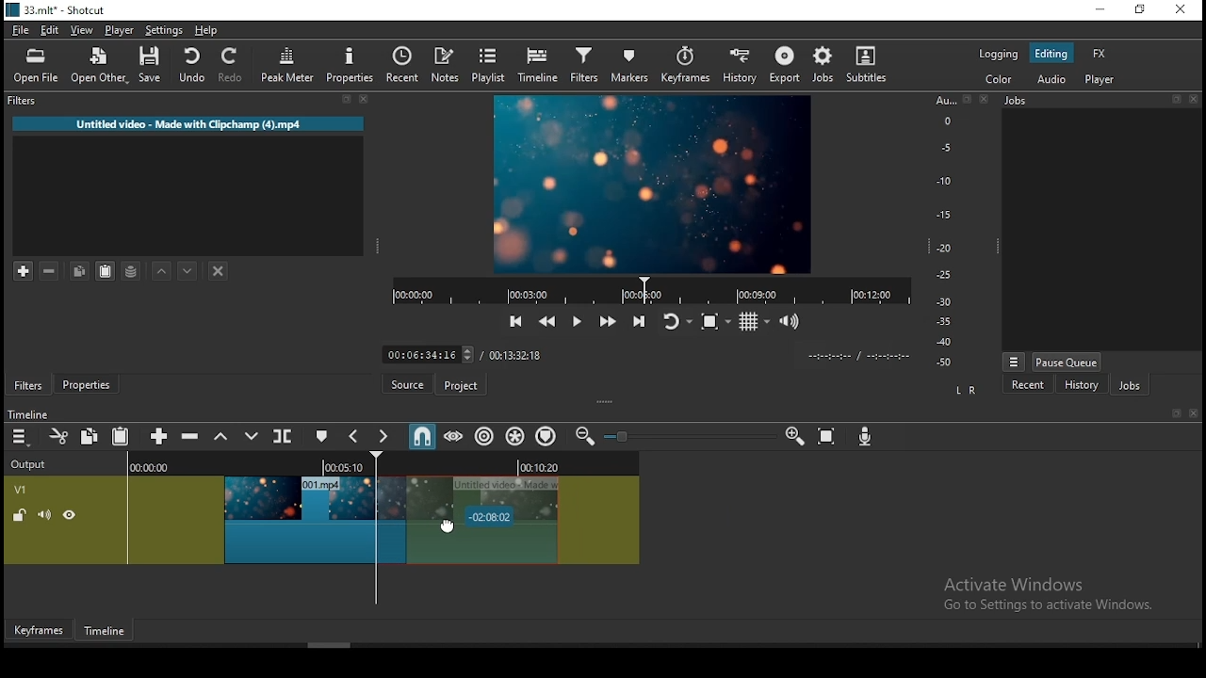  Describe the element at coordinates (546, 436) in the screenshot. I see `ripple markers` at that location.